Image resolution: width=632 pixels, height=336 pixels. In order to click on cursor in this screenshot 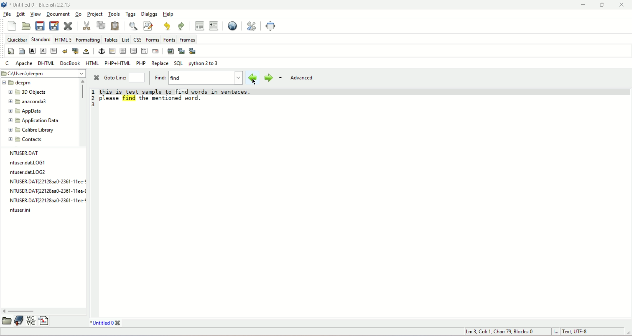, I will do `click(254, 82)`.